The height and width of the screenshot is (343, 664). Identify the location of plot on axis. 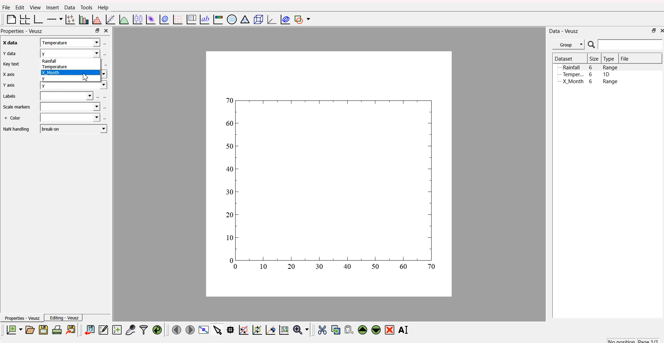
(55, 19).